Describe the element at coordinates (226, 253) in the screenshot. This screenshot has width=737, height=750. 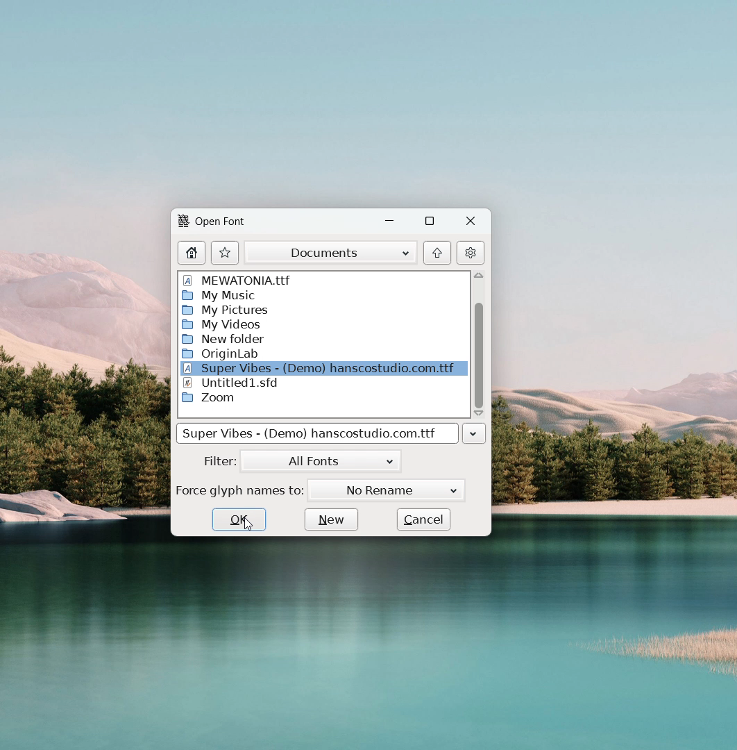
I see `actions` at that location.